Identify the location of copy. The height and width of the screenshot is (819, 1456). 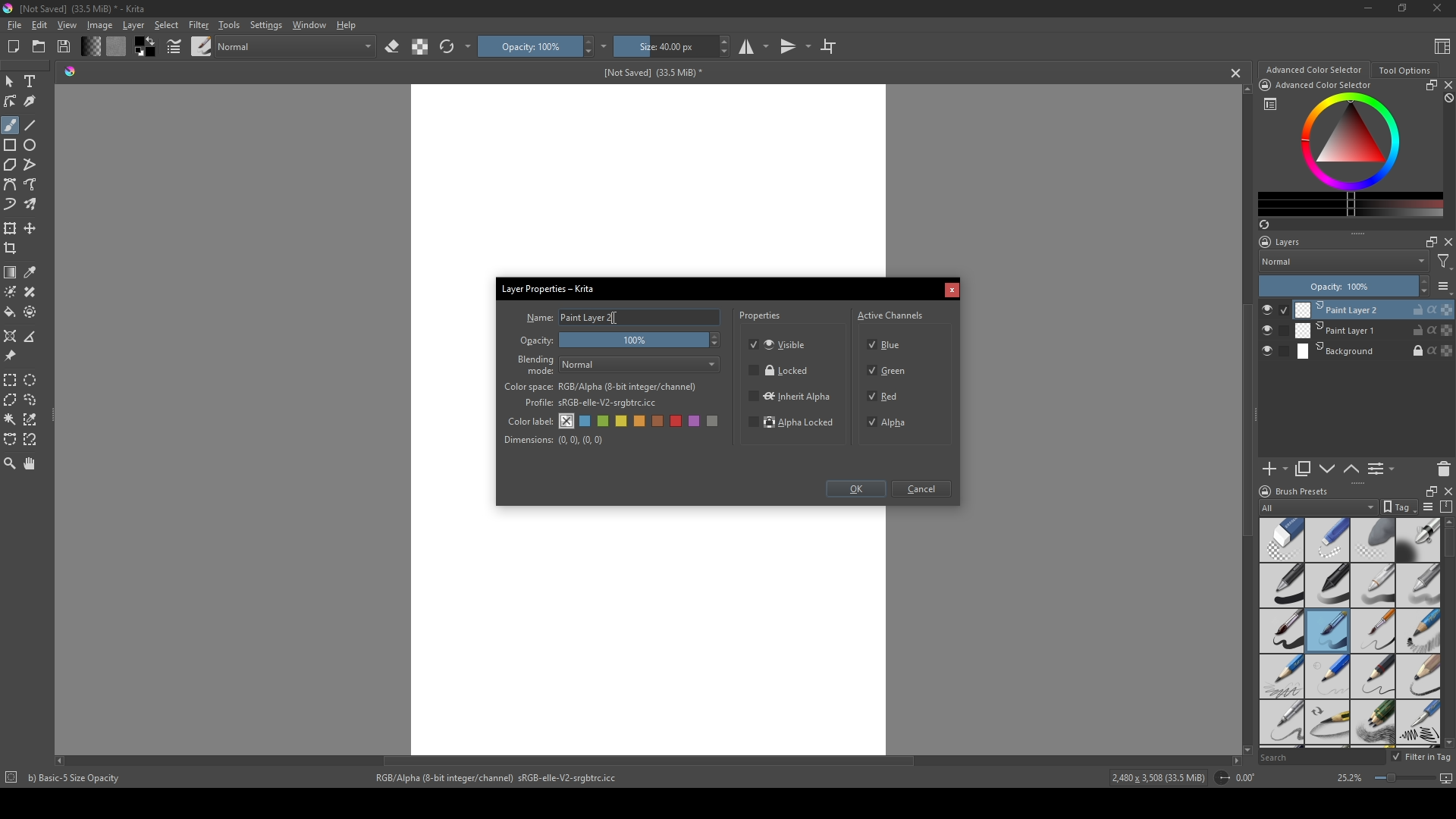
(1304, 469).